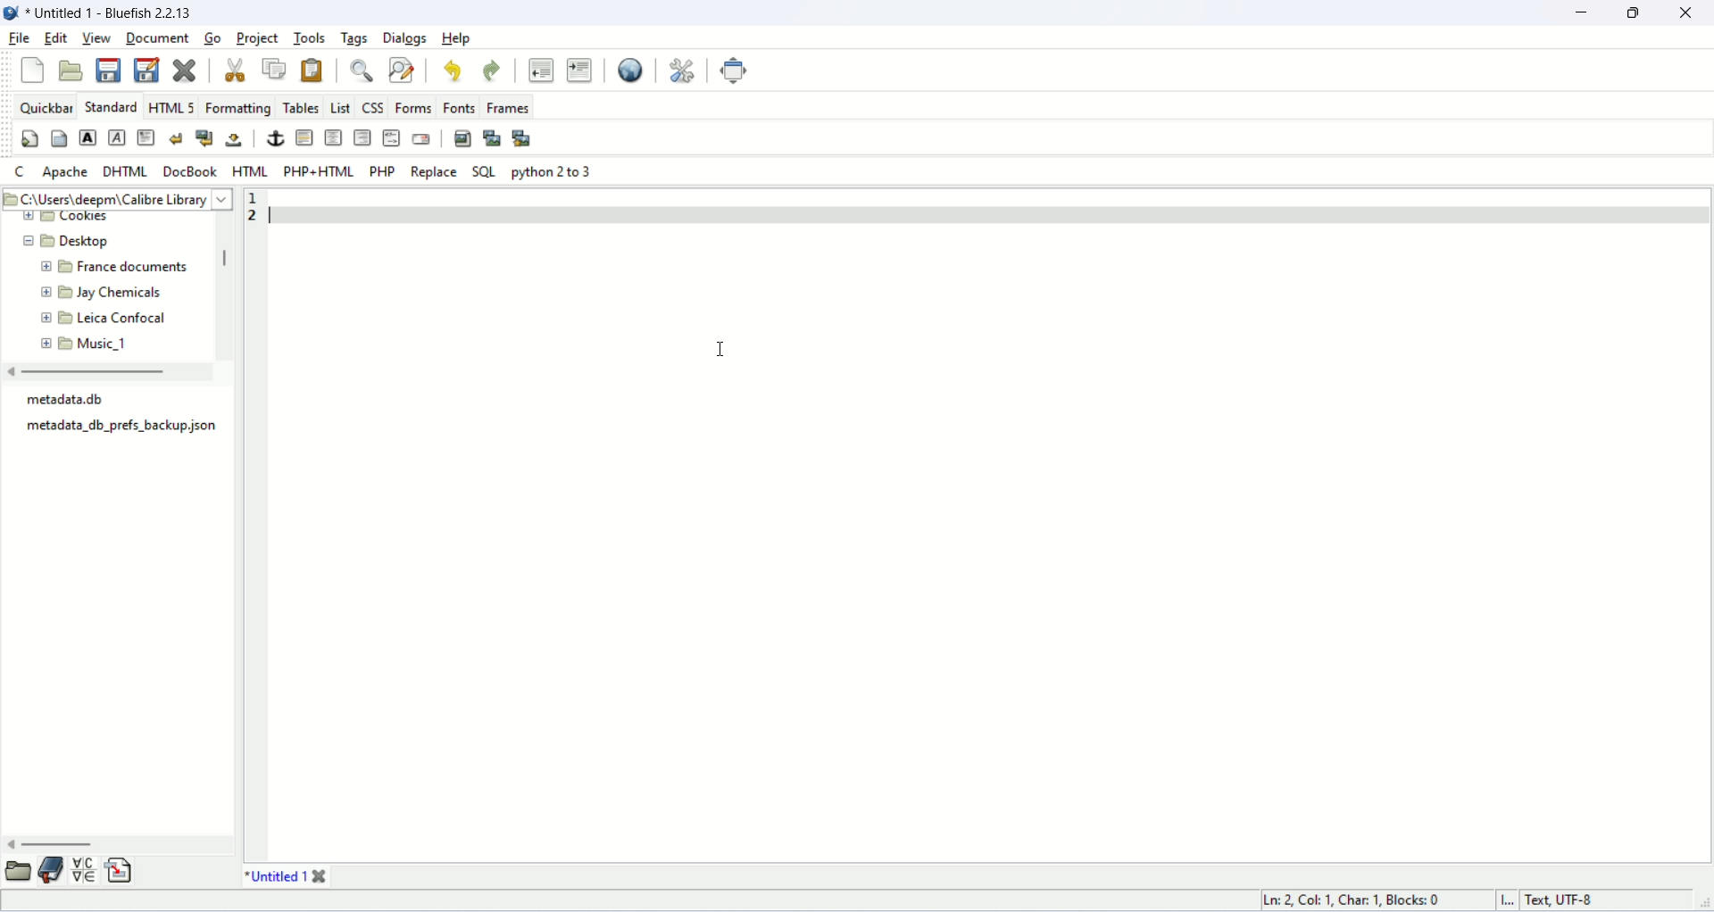 This screenshot has height=912, width=1714. I want to click on DHTML, so click(124, 170).